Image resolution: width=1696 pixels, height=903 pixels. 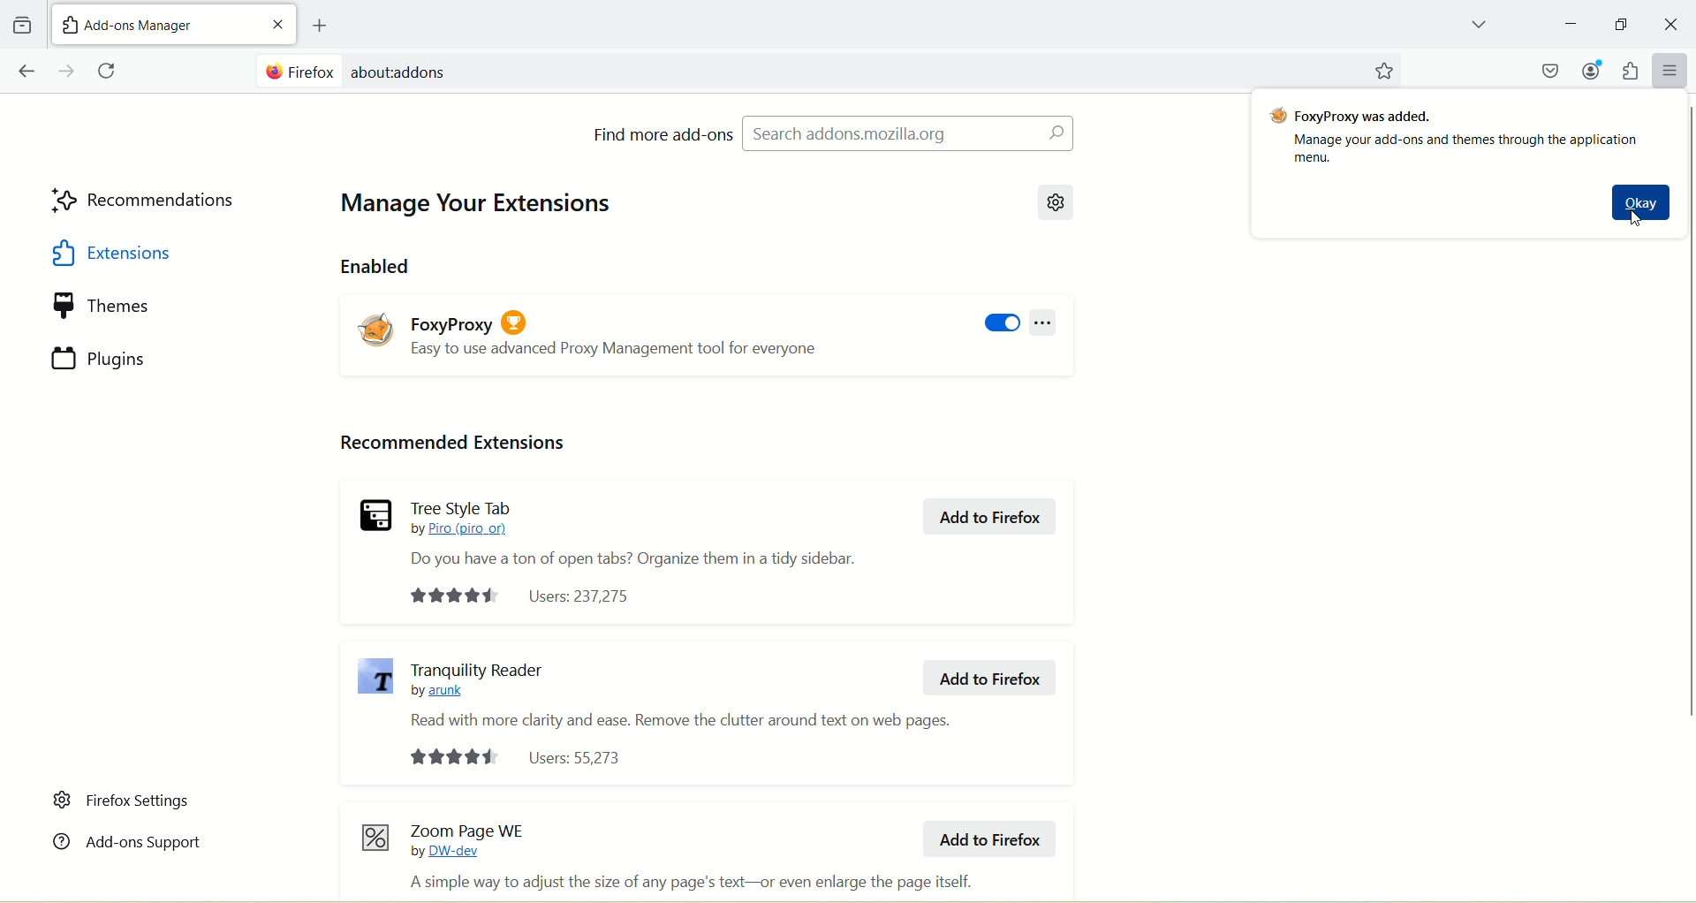 I want to click on Plugins, so click(x=149, y=358).